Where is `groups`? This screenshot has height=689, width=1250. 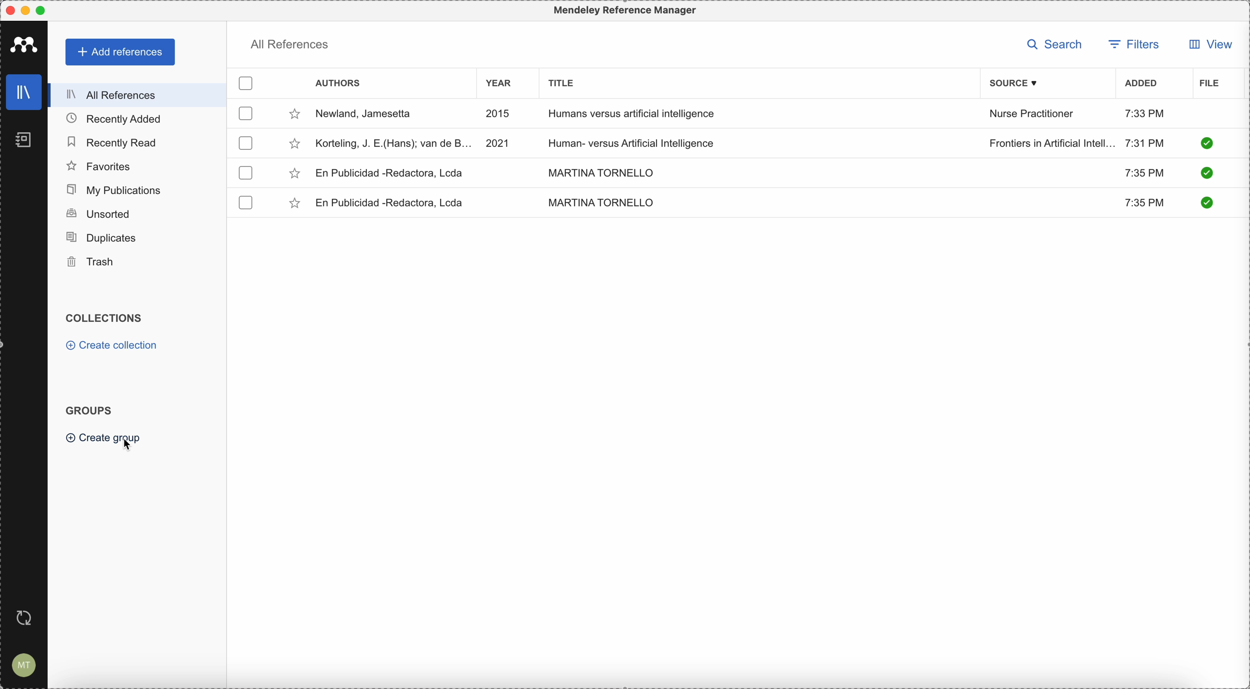 groups is located at coordinates (88, 409).